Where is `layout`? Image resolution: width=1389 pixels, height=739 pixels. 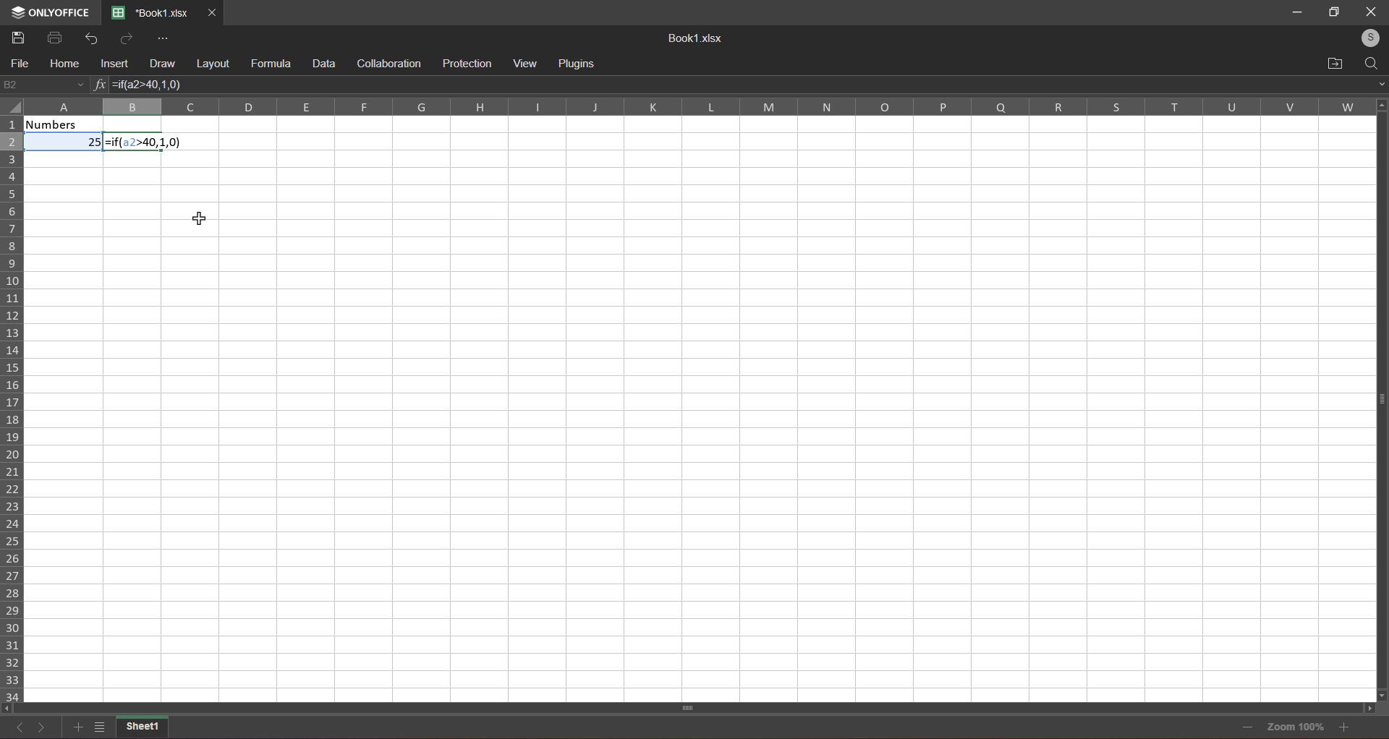
layout is located at coordinates (212, 63).